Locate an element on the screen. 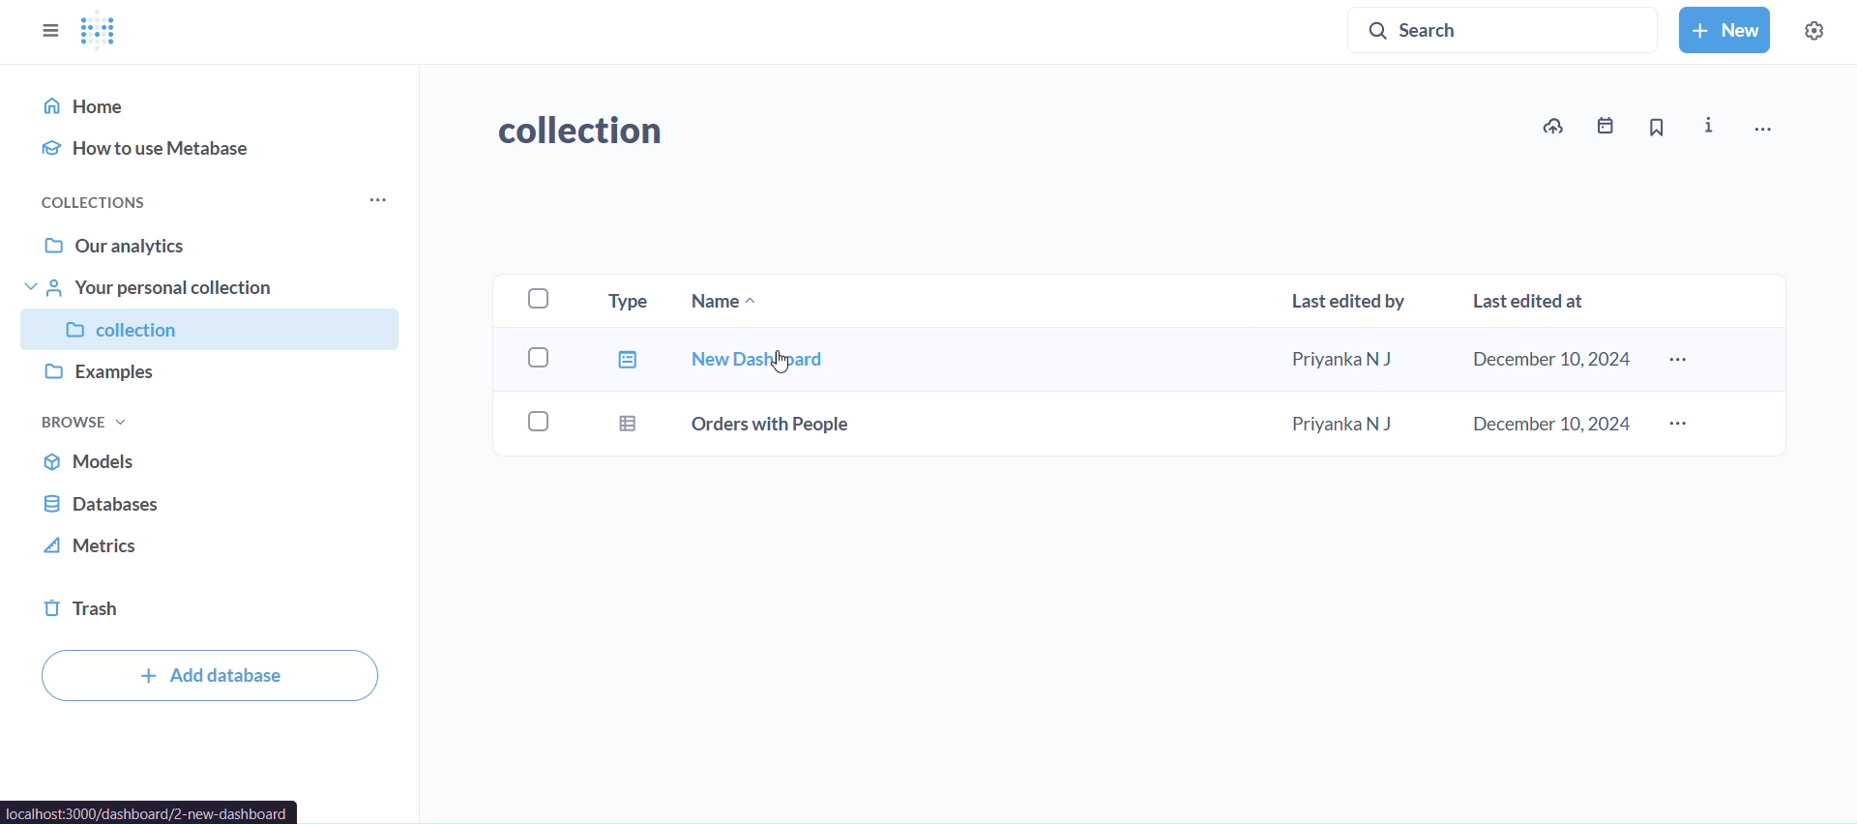 The height and width of the screenshot is (824, 1857). how to use metabase is located at coordinates (211, 145).